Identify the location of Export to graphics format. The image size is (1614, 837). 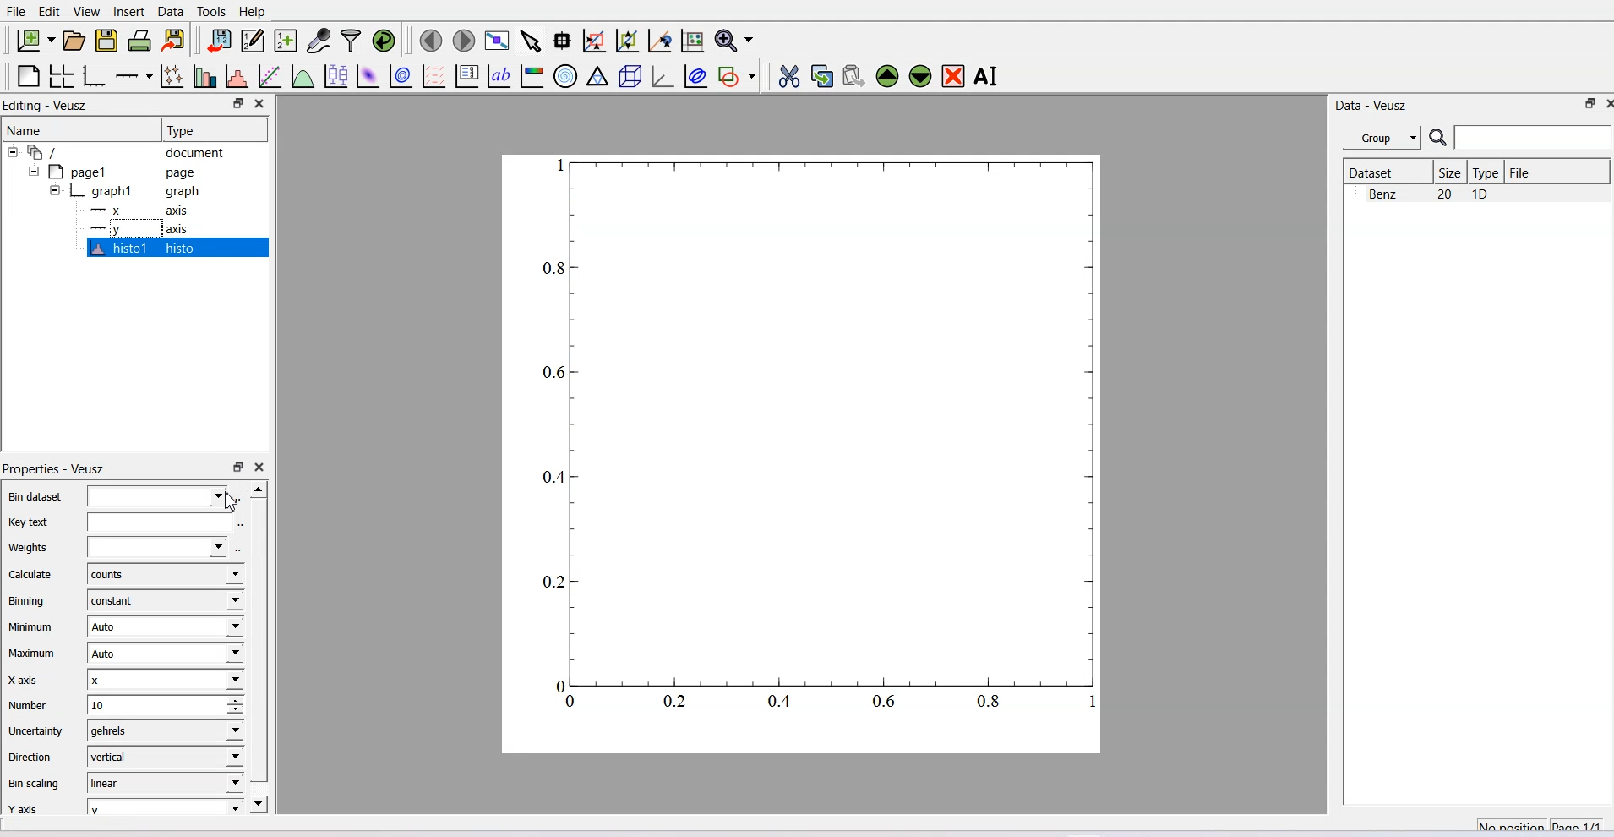
(174, 41).